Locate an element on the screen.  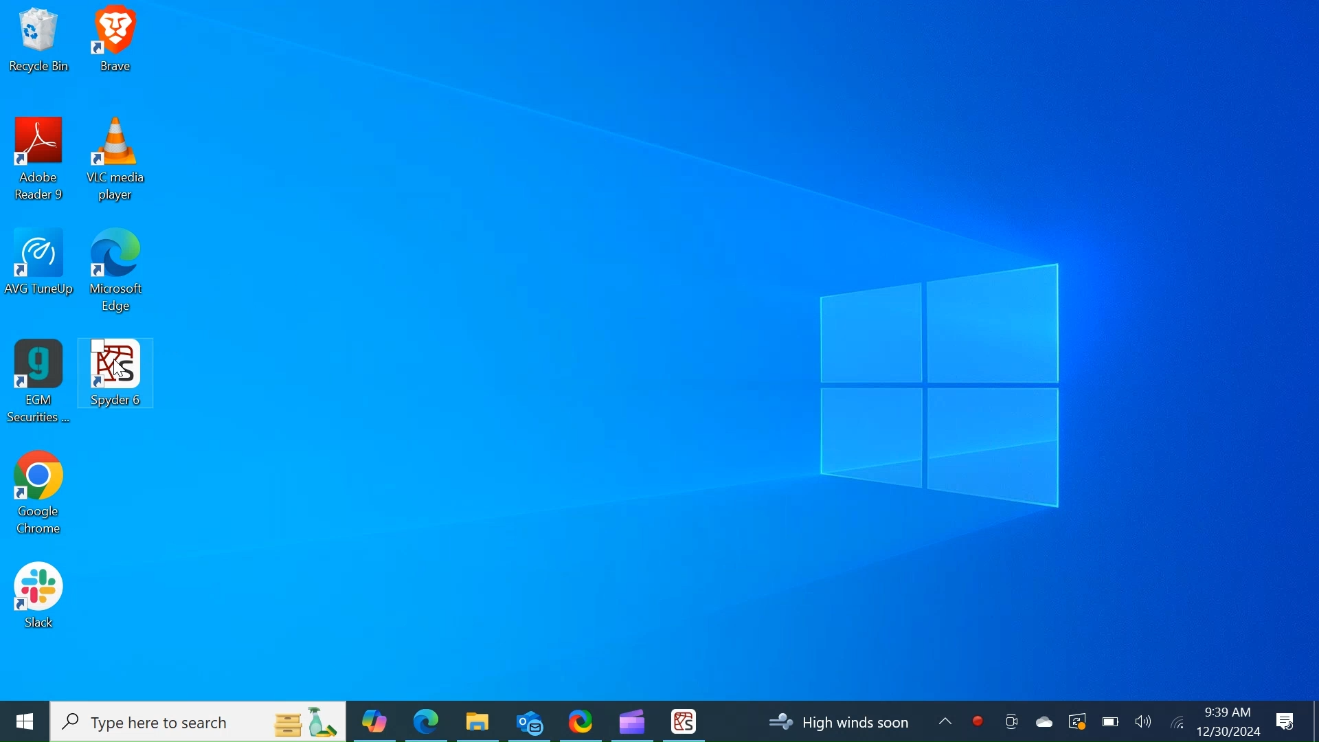
Microsoft Edge Desktop Icon is located at coordinates (118, 276).